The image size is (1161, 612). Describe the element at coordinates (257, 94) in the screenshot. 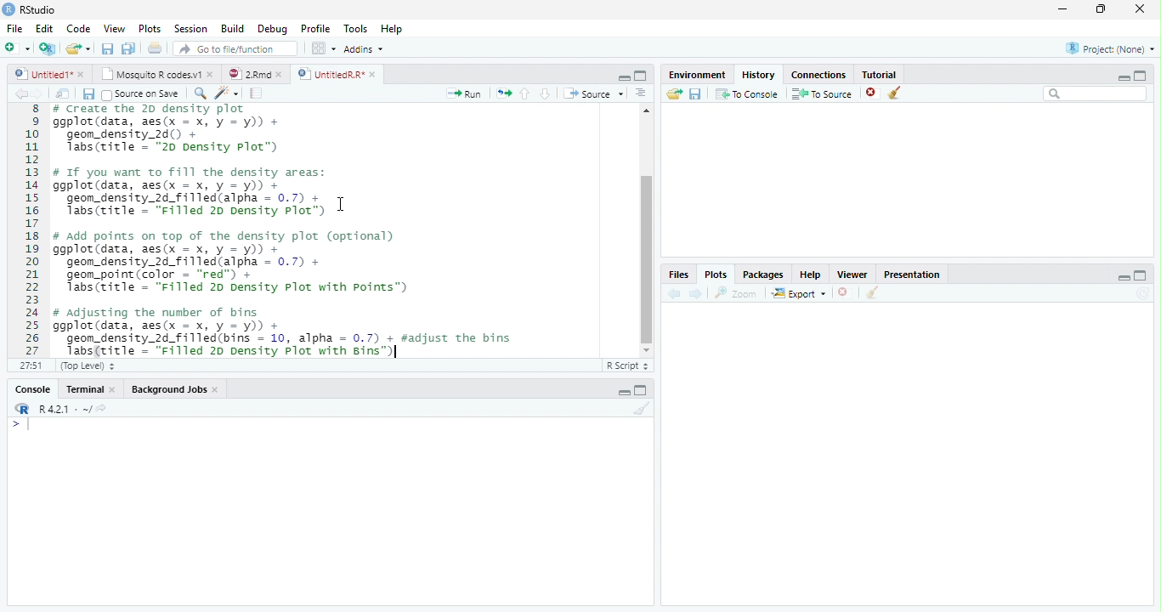

I see `compile report` at that location.